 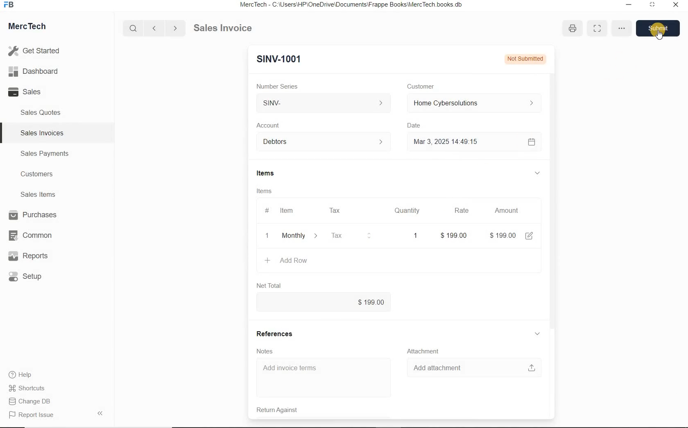 What do you see at coordinates (37, 51) in the screenshot?
I see `Get Started` at bounding box center [37, 51].